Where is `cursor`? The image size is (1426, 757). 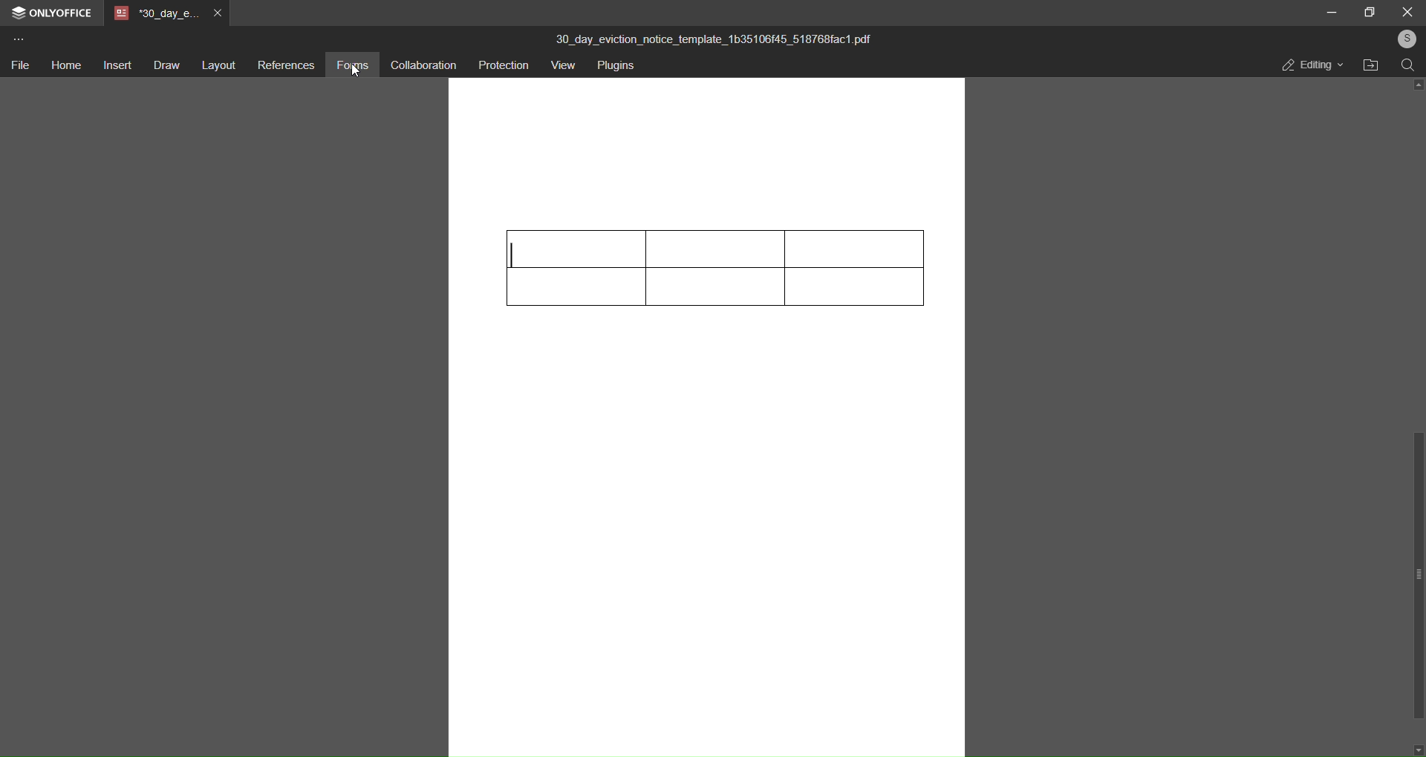
cursor is located at coordinates (358, 75).